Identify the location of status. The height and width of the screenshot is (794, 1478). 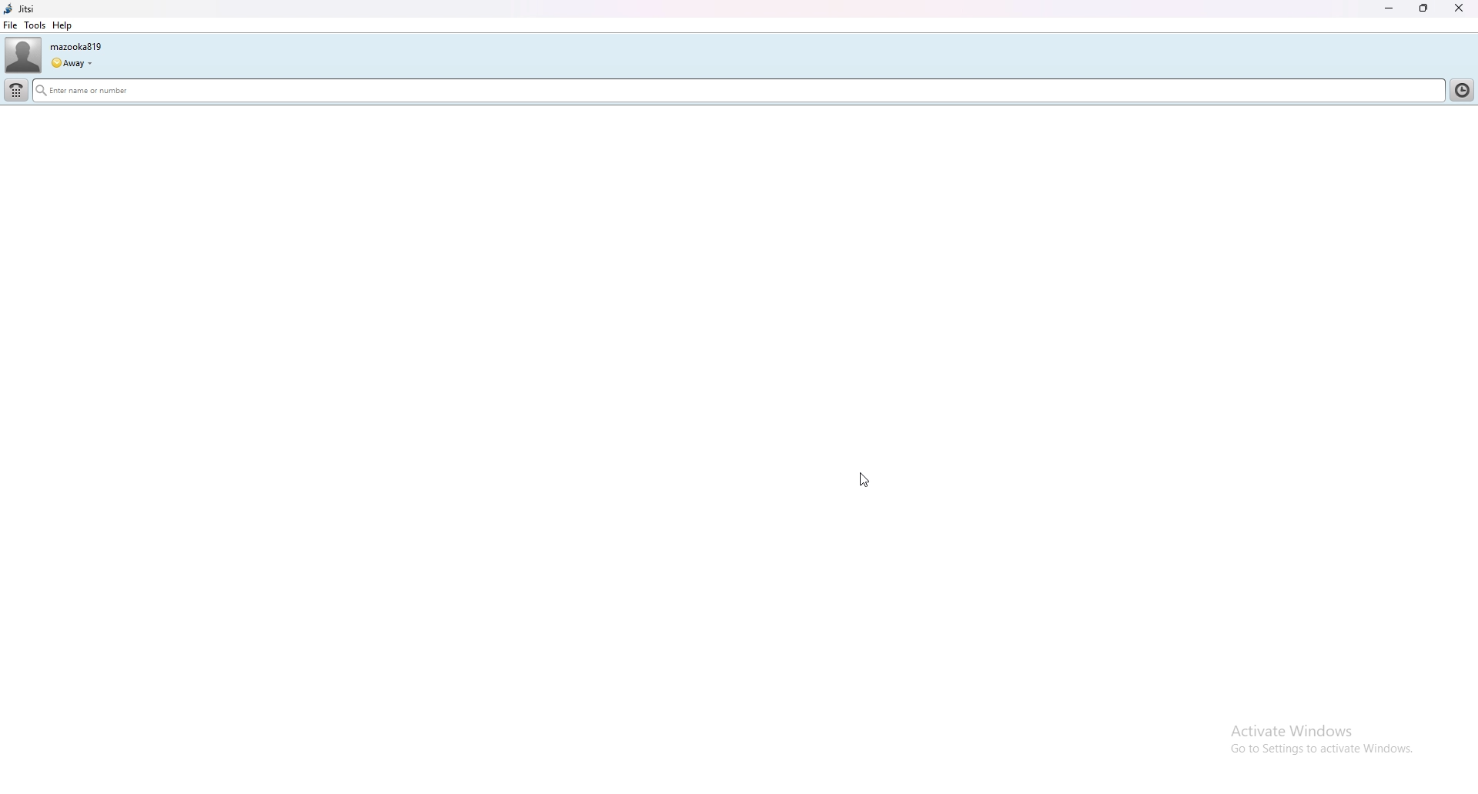
(71, 64).